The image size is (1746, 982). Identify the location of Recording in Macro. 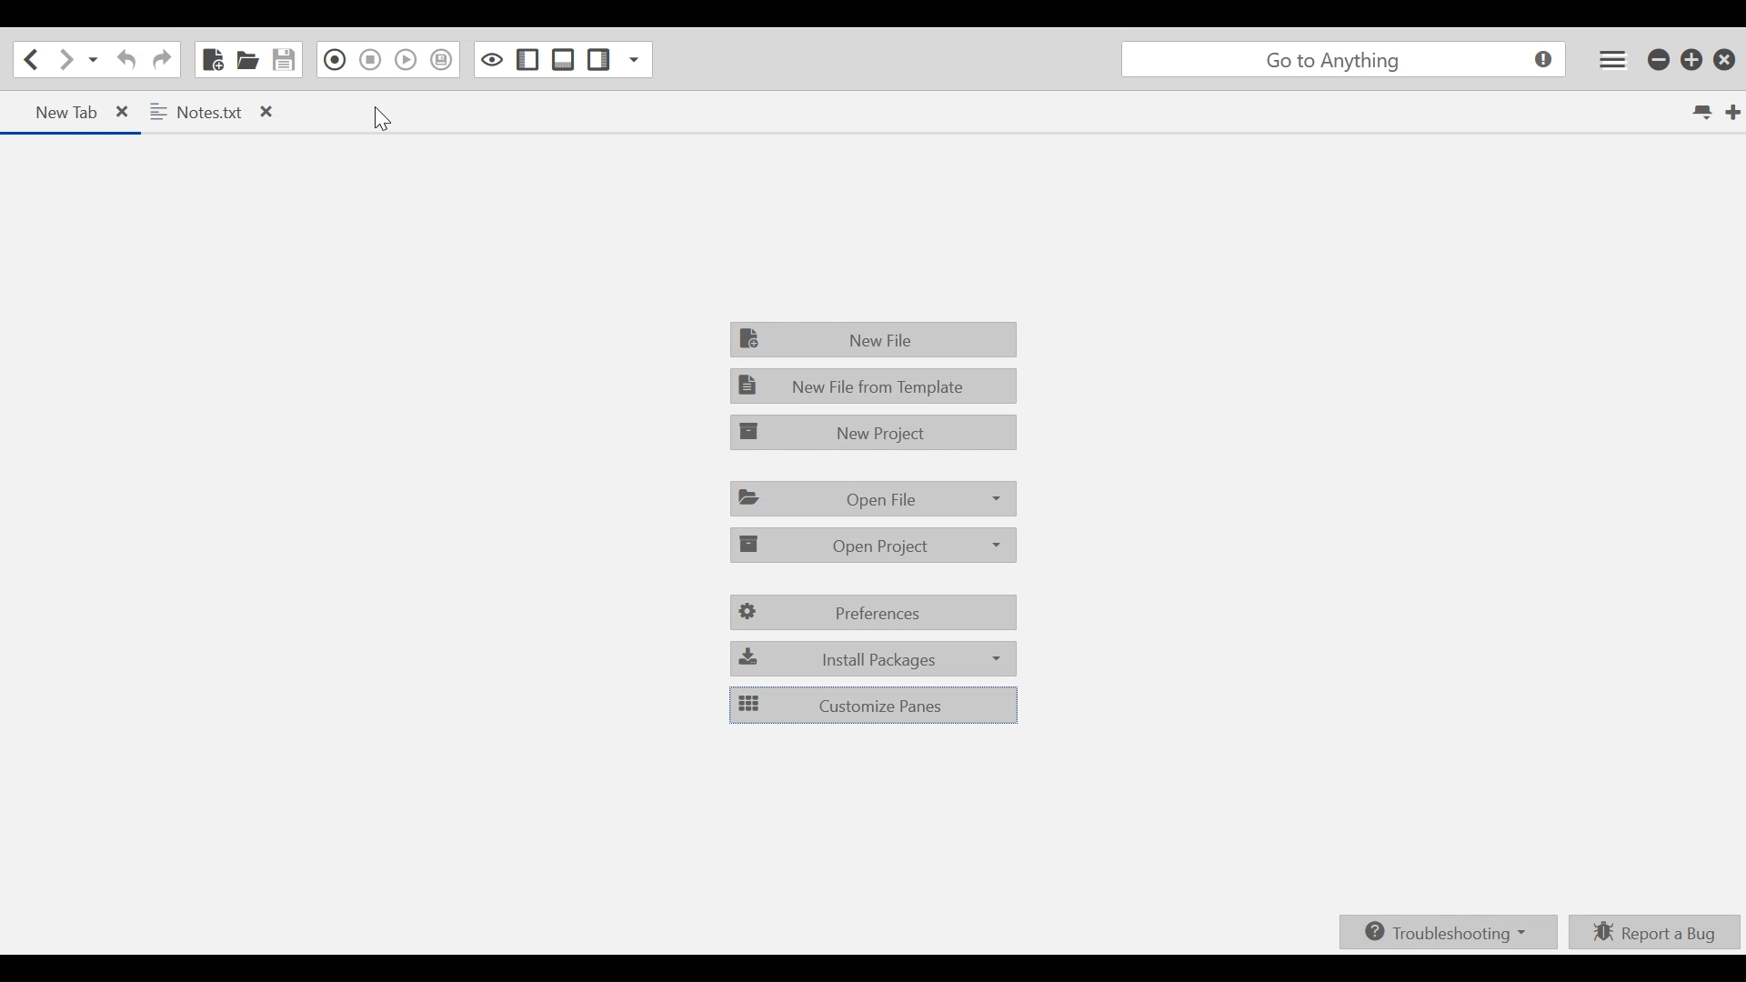
(335, 60).